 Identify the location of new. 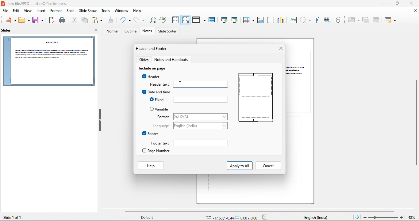
(9, 20).